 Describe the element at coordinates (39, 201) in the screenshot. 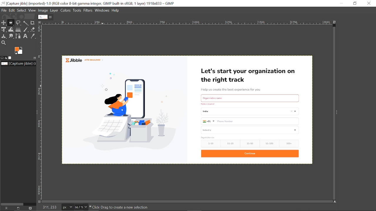

I see `Toggle quick mask on/off` at that location.